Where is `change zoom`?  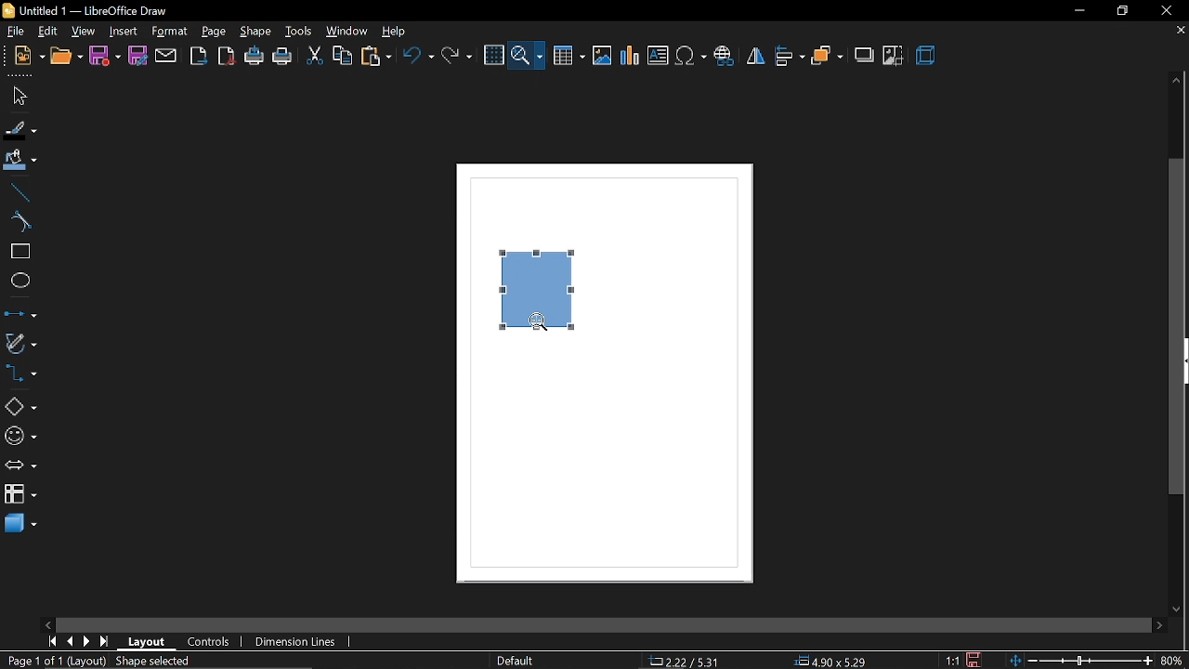 change zoom is located at coordinates (1080, 662).